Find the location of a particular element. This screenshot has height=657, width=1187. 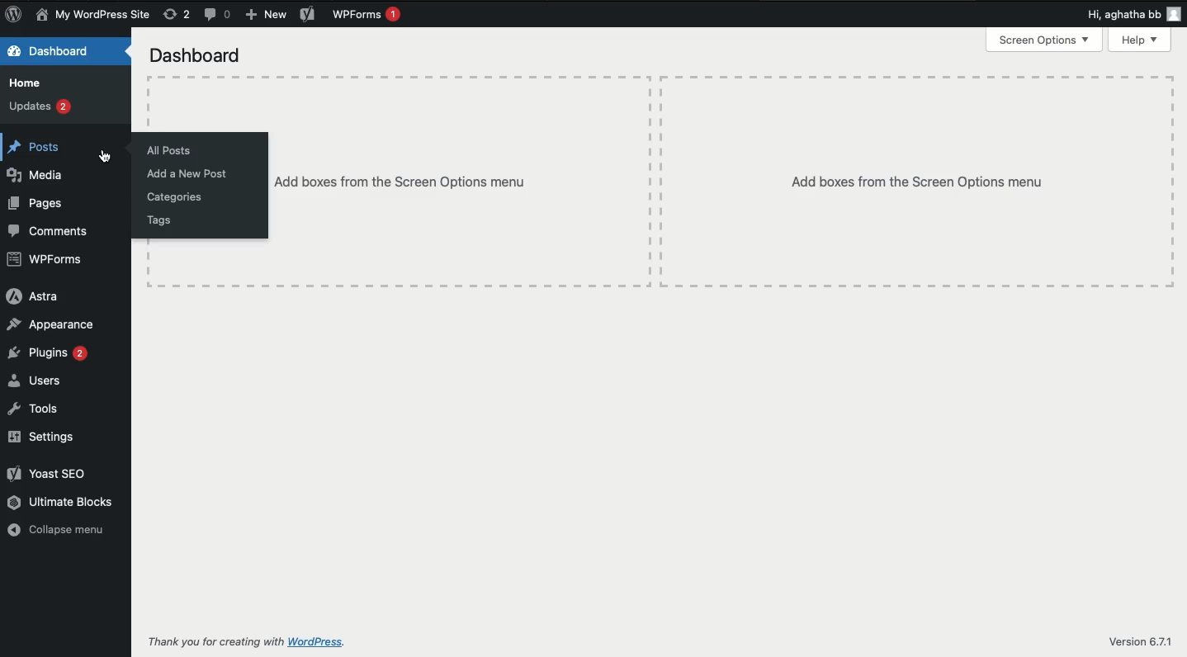

Astra is located at coordinates (31, 296).